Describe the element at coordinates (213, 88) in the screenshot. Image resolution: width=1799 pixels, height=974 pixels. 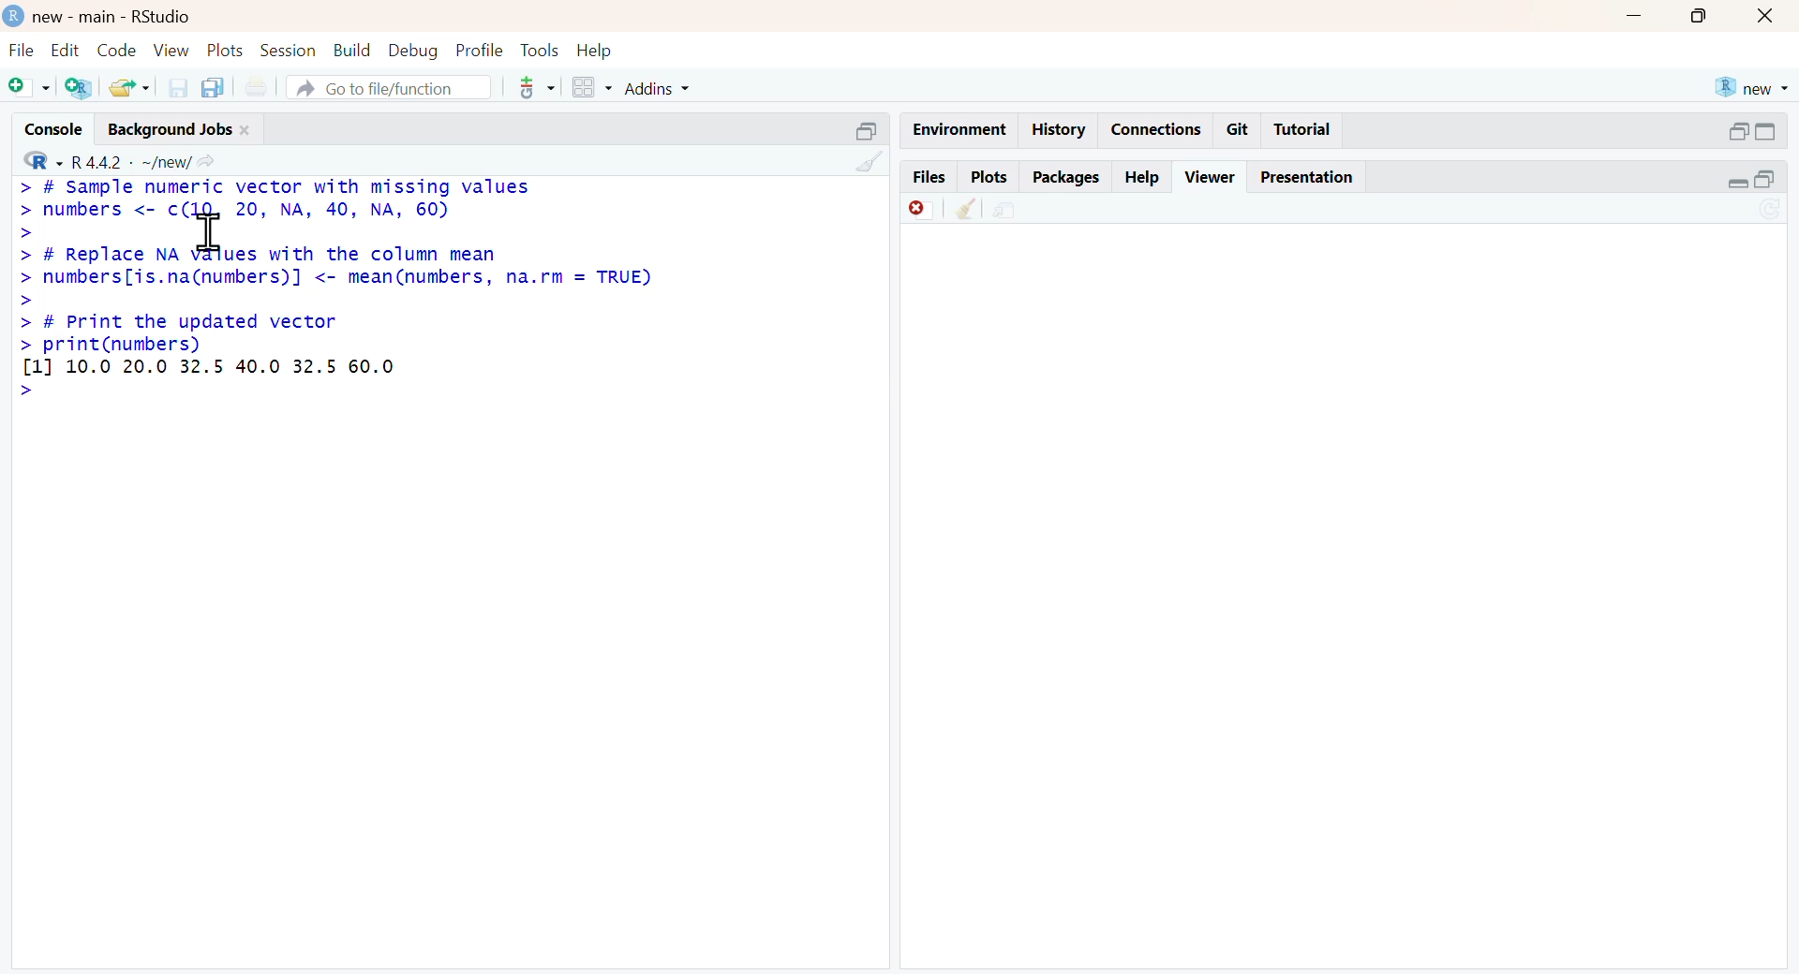
I see `copy` at that location.